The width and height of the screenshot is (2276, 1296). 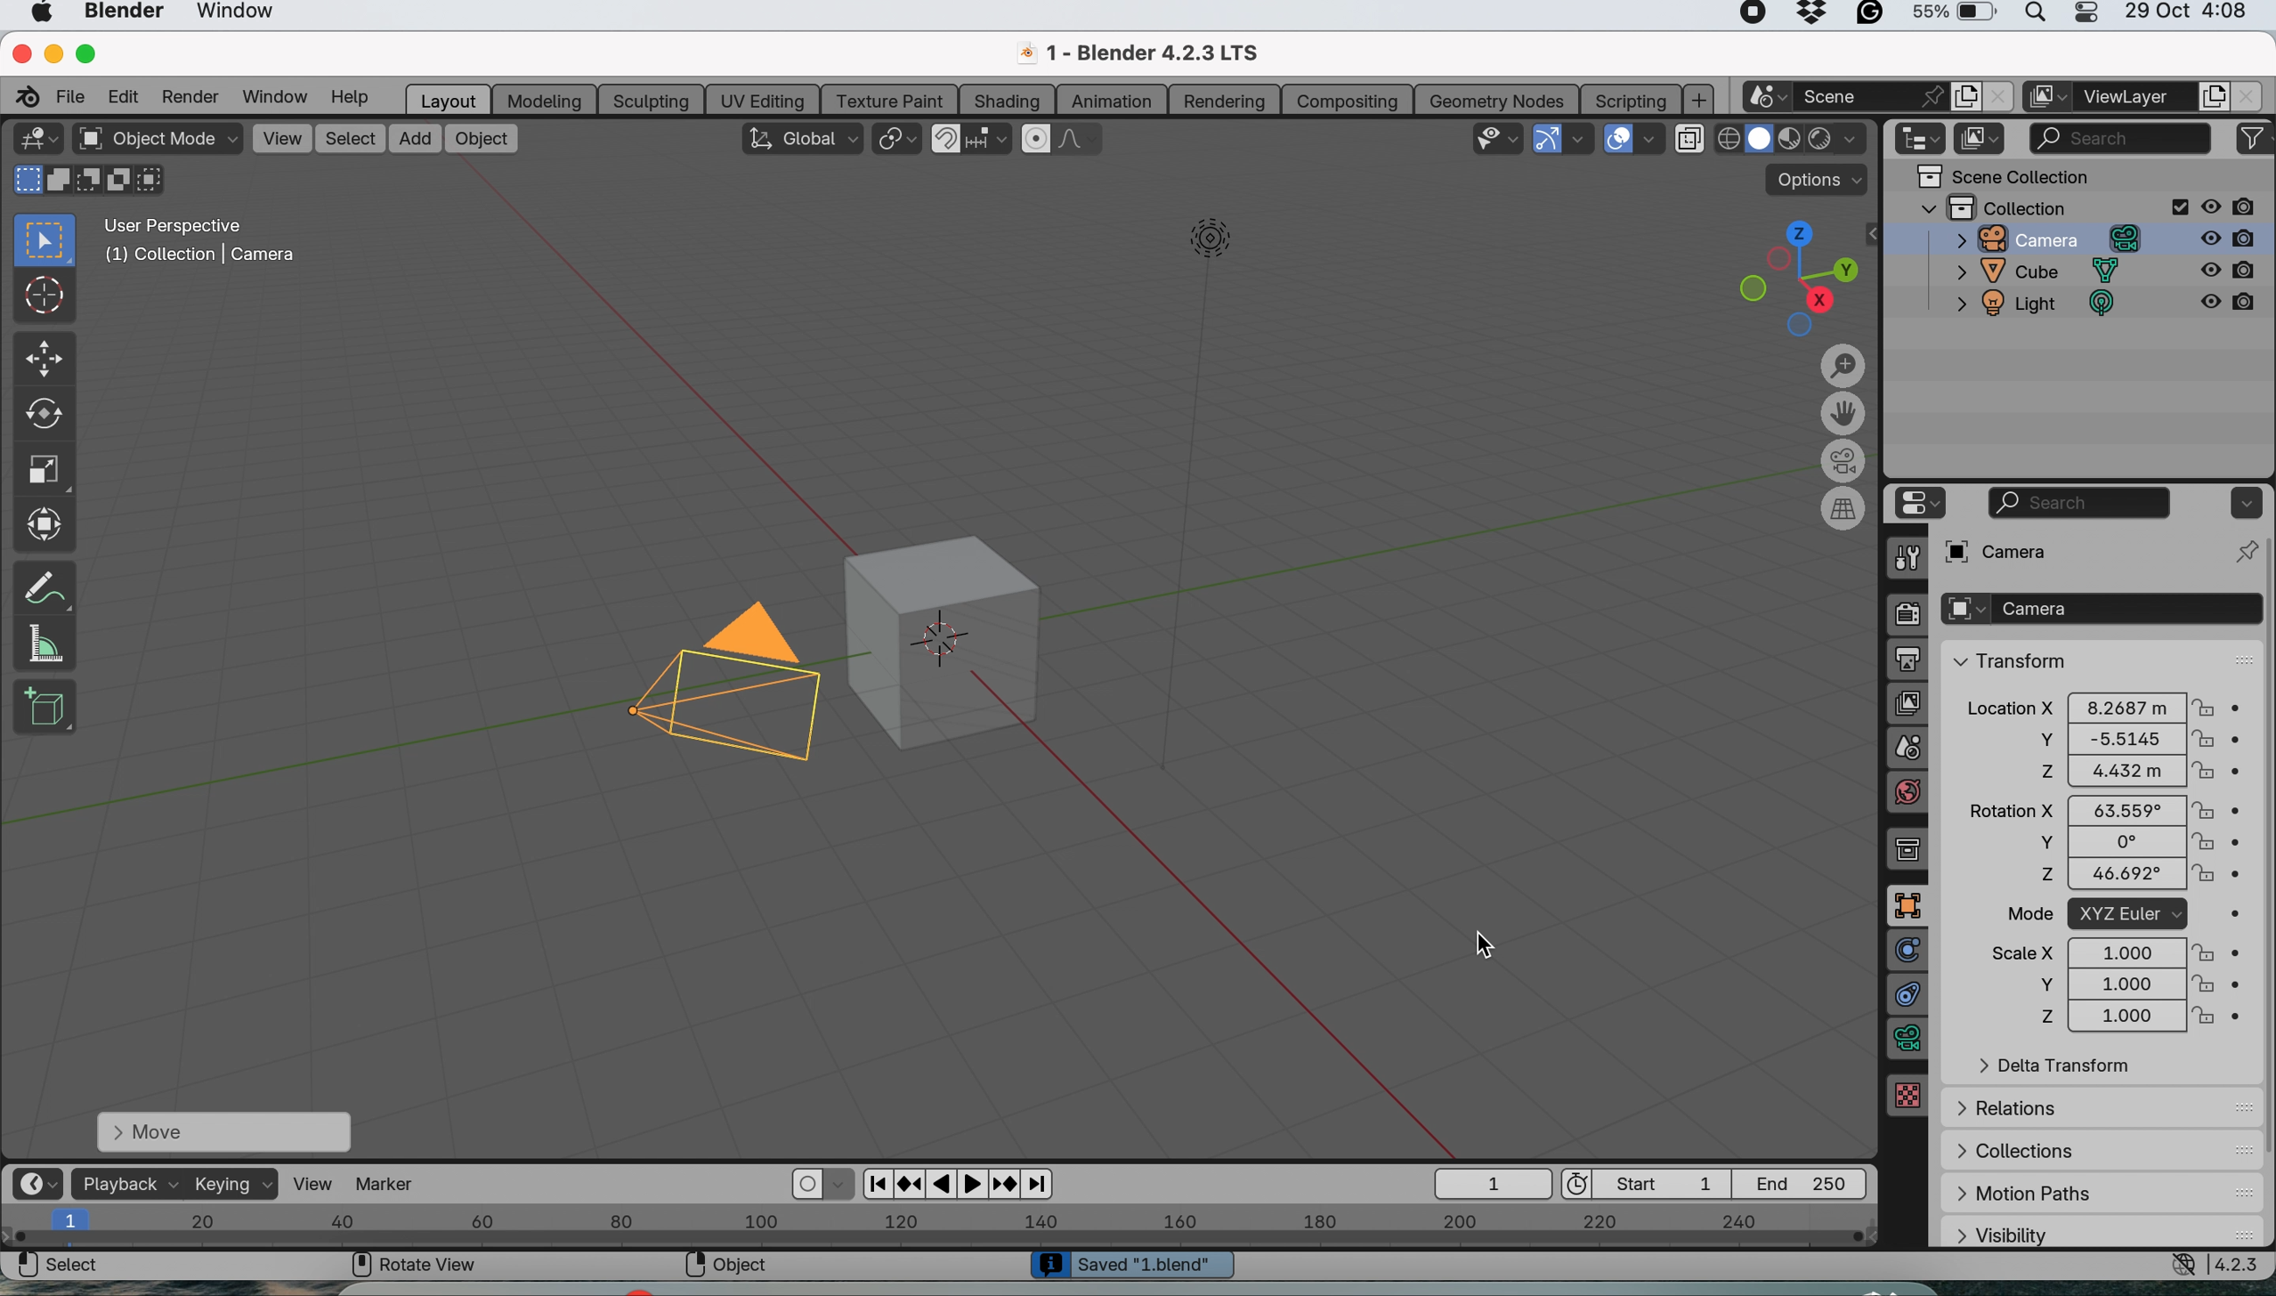 What do you see at coordinates (2228, 309) in the screenshot?
I see `disable in render` at bounding box center [2228, 309].